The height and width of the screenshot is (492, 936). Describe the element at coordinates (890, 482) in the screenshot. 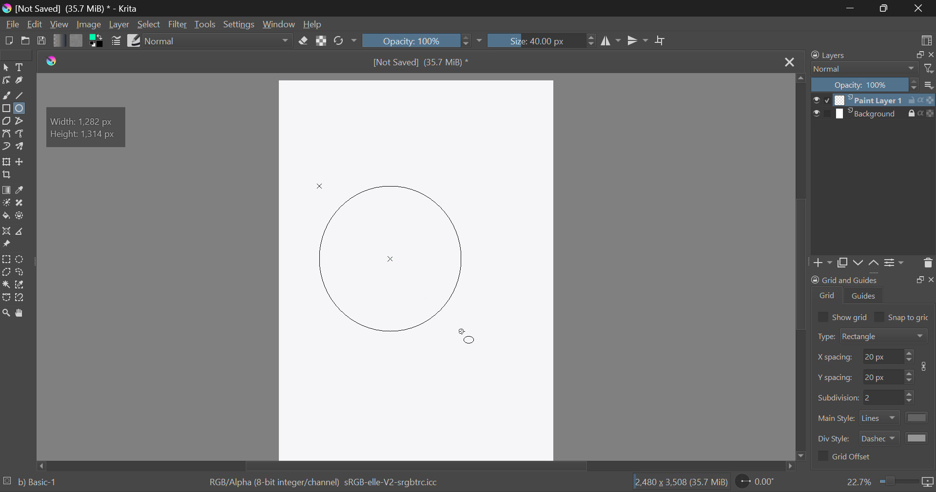

I see `Zoom` at that location.